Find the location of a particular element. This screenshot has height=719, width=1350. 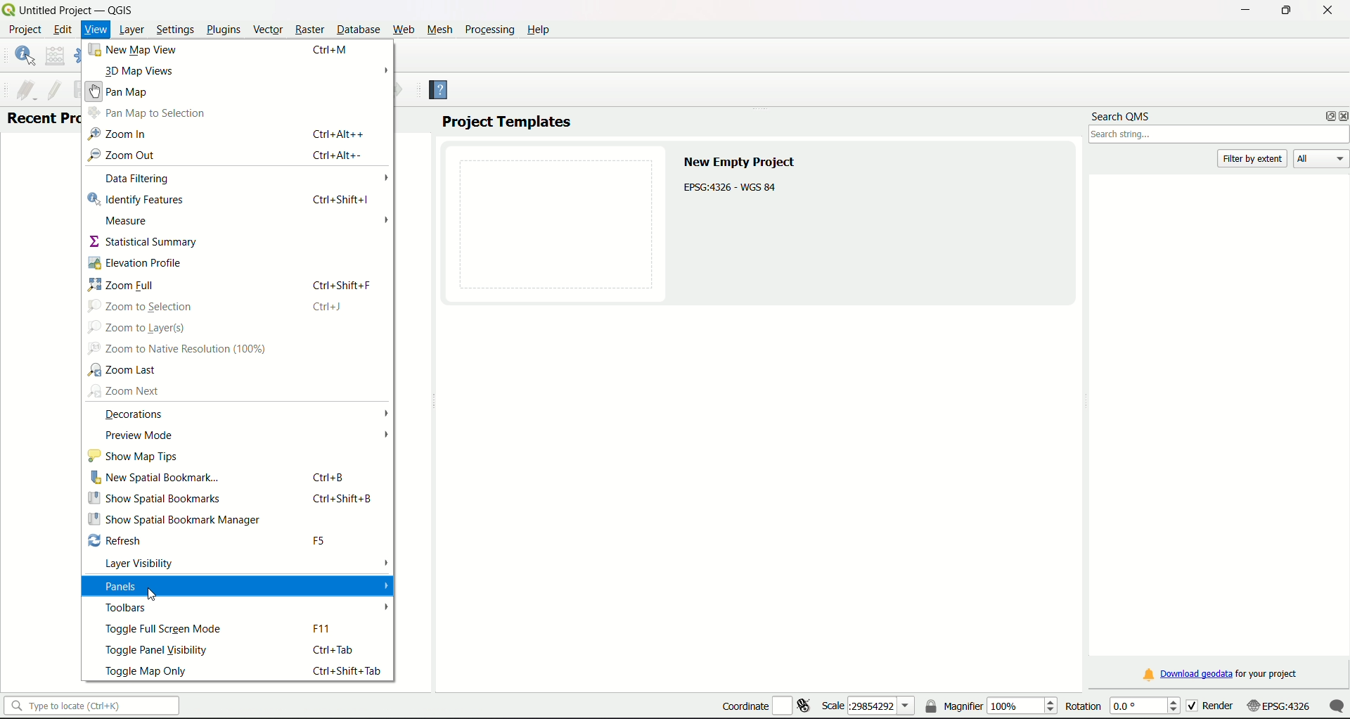

Show spatial bookmark manager is located at coordinates (174, 520).